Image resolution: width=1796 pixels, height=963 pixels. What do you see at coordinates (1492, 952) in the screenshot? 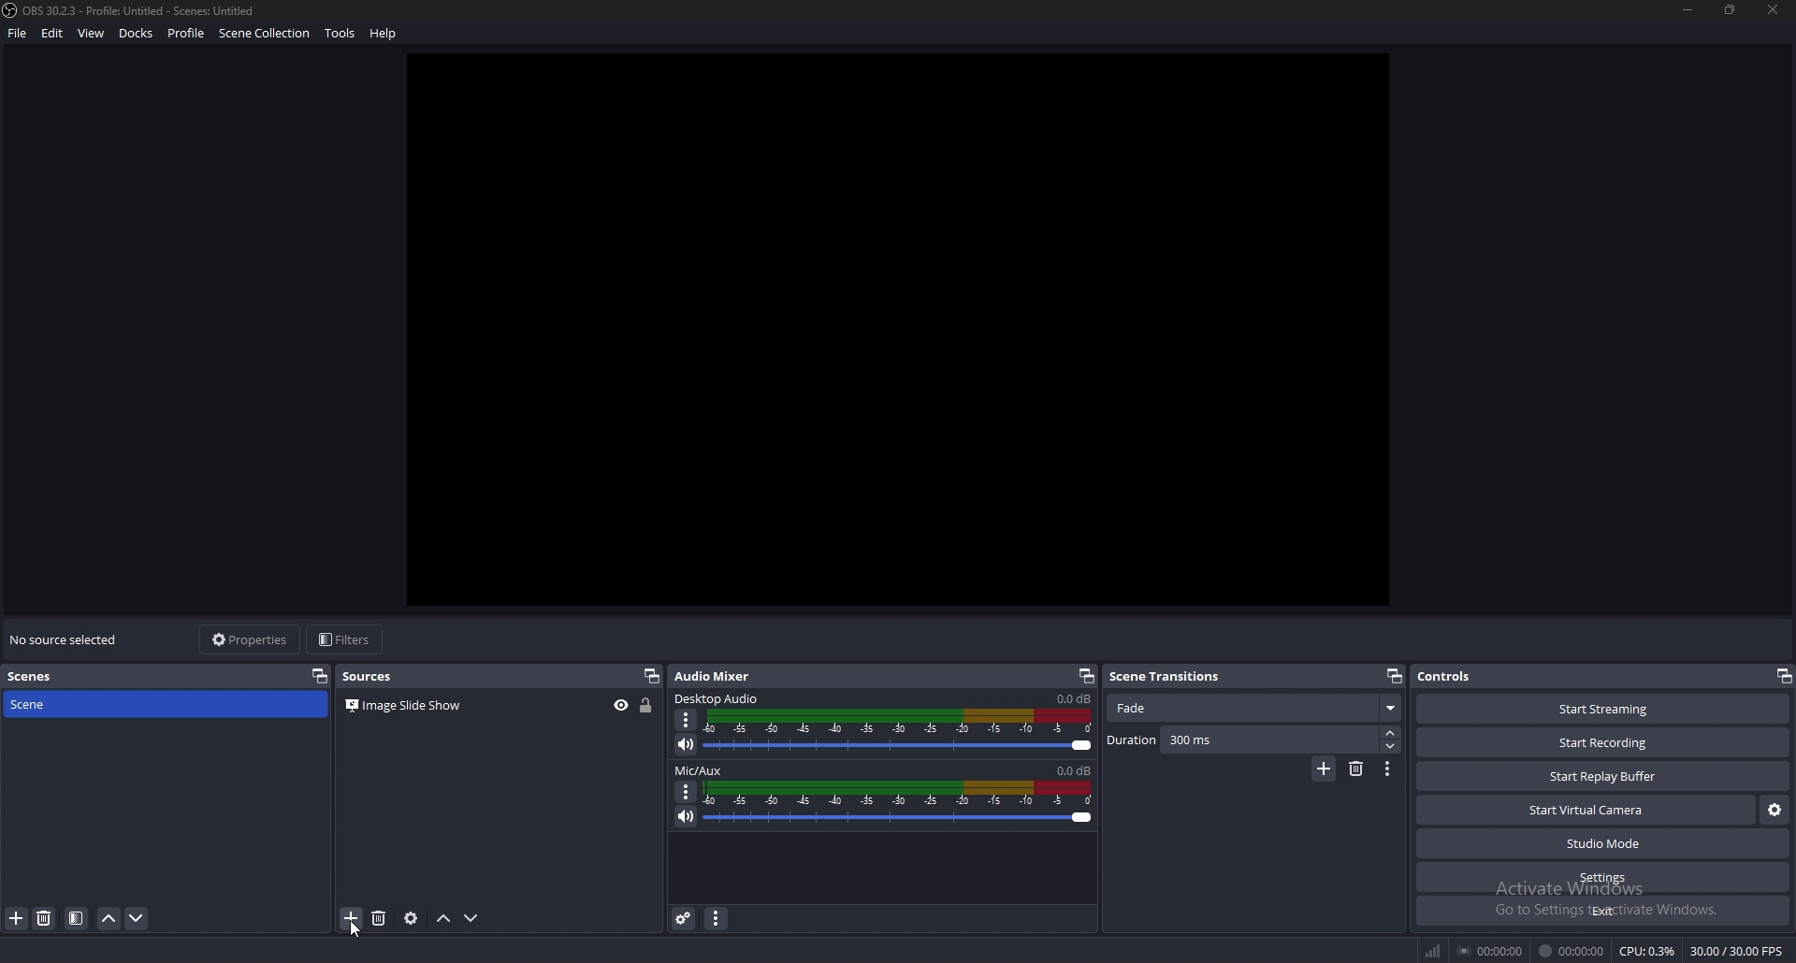
I see `streaming duration` at bounding box center [1492, 952].